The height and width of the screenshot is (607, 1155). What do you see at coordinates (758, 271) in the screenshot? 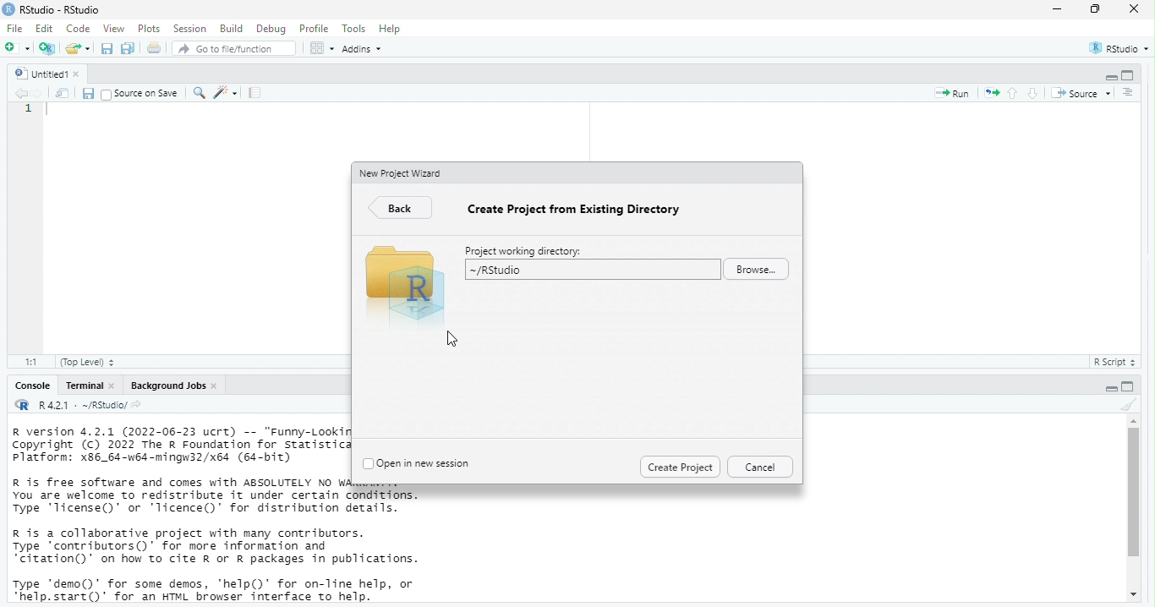
I see `browse` at bounding box center [758, 271].